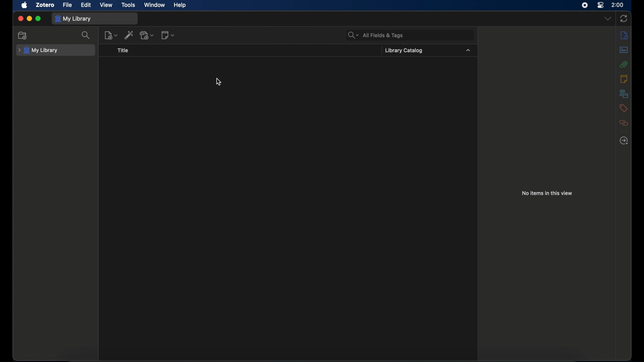 Image resolution: width=644 pixels, height=362 pixels. I want to click on no items in this view, so click(547, 193).